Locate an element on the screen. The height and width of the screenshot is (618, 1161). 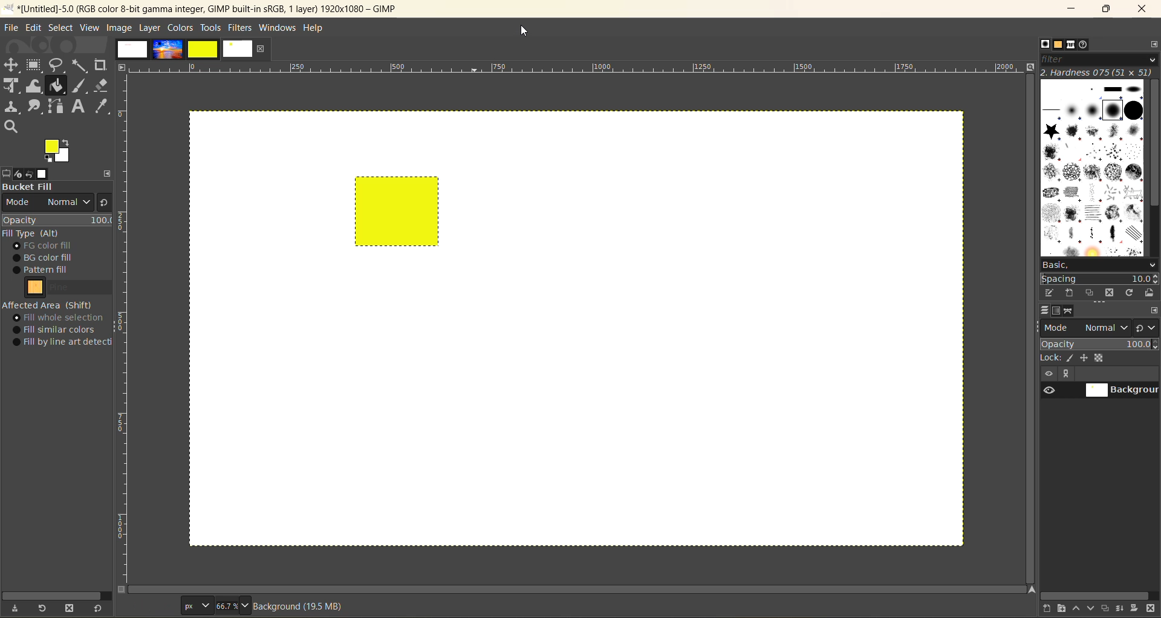
file name and app name is located at coordinates (213, 8).